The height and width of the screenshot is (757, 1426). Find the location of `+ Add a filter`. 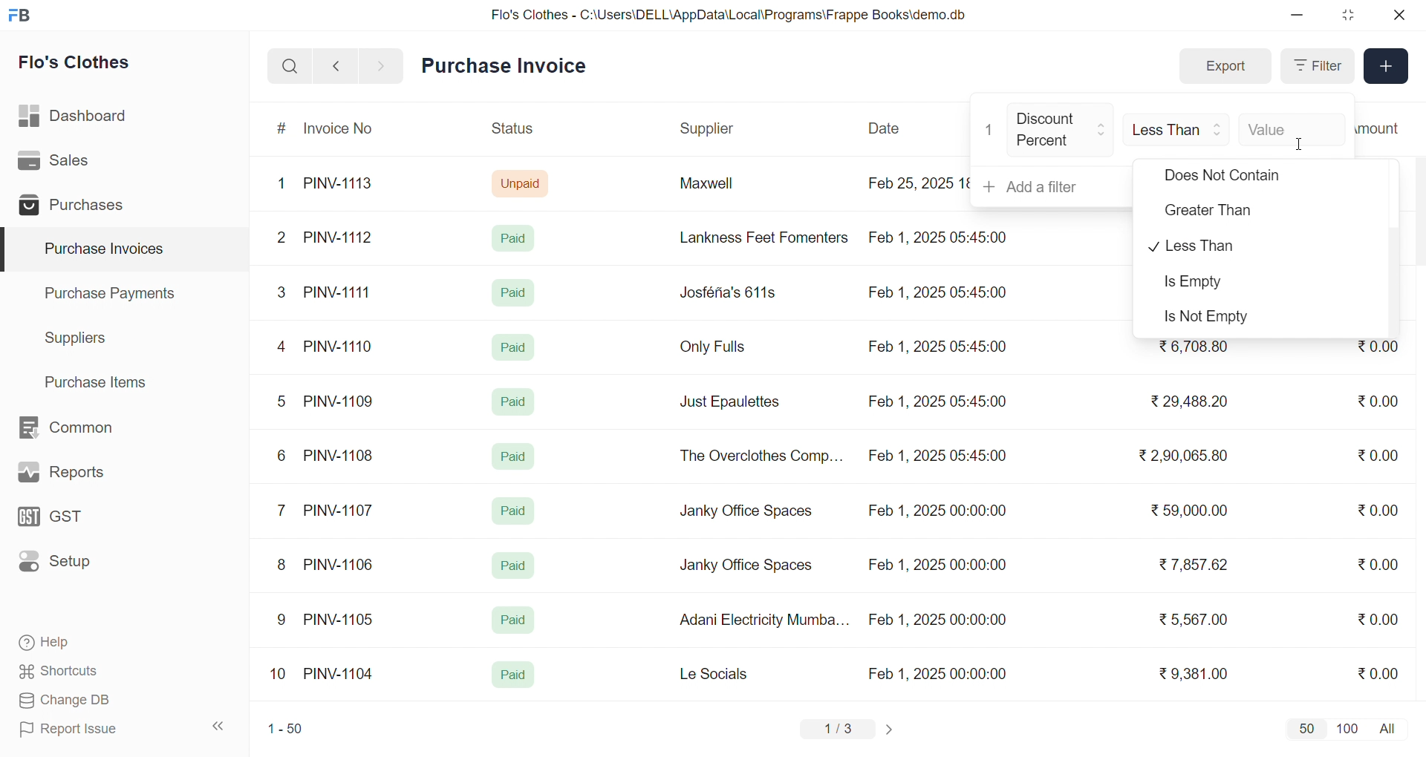

+ Add a filter is located at coordinates (1052, 187).